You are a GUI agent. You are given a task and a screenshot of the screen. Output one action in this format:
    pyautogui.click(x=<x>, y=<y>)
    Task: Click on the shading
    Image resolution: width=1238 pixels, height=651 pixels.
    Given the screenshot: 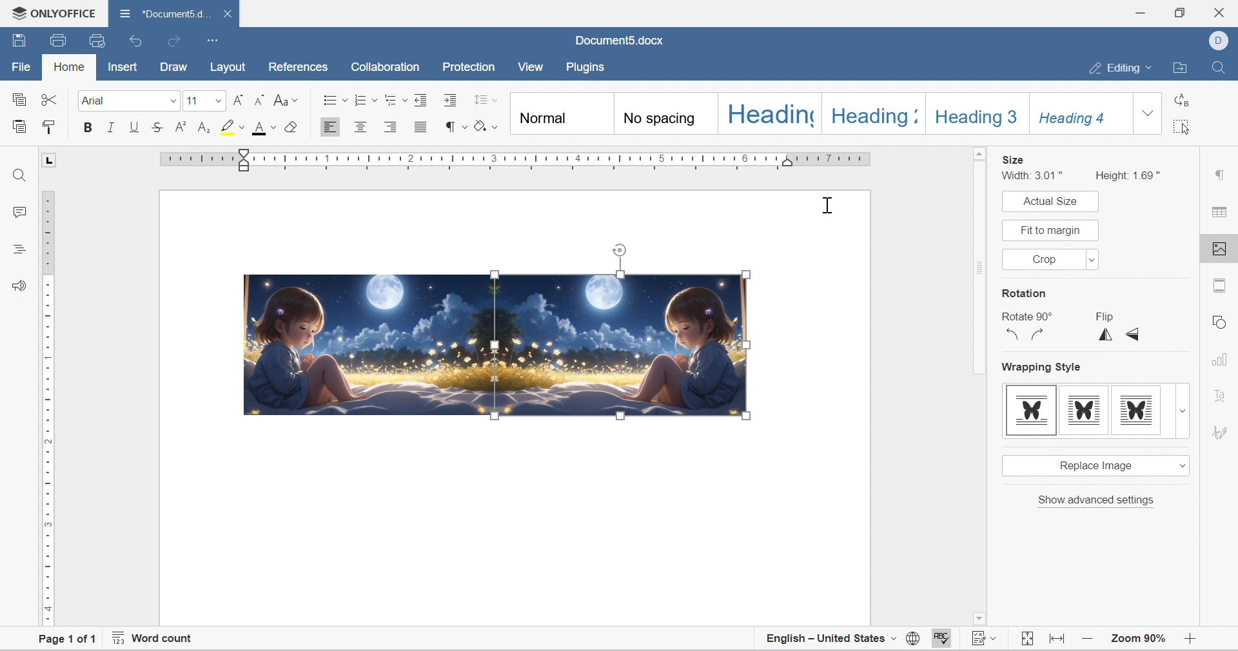 What is the action you would take?
    pyautogui.click(x=486, y=124)
    